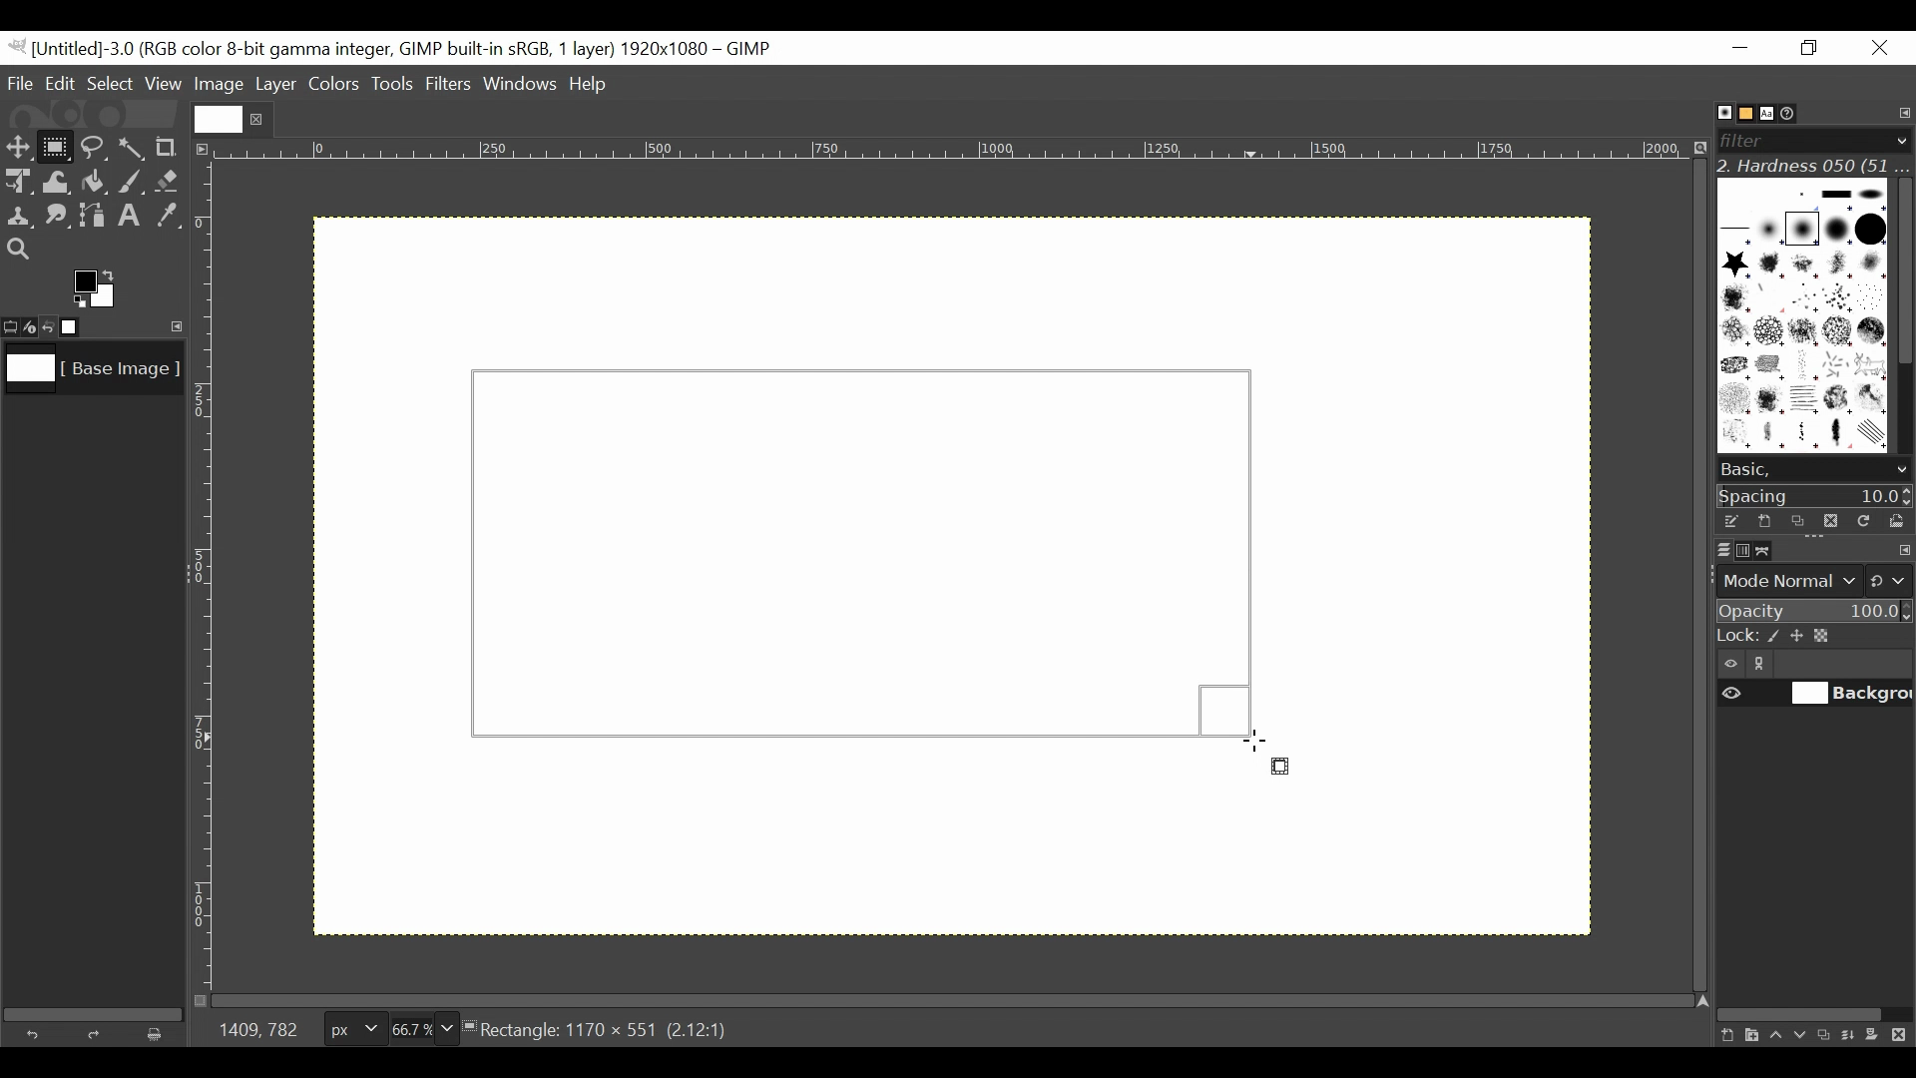 The height and width of the screenshot is (1078, 1916). I want to click on Edit the brush, so click(1730, 521).